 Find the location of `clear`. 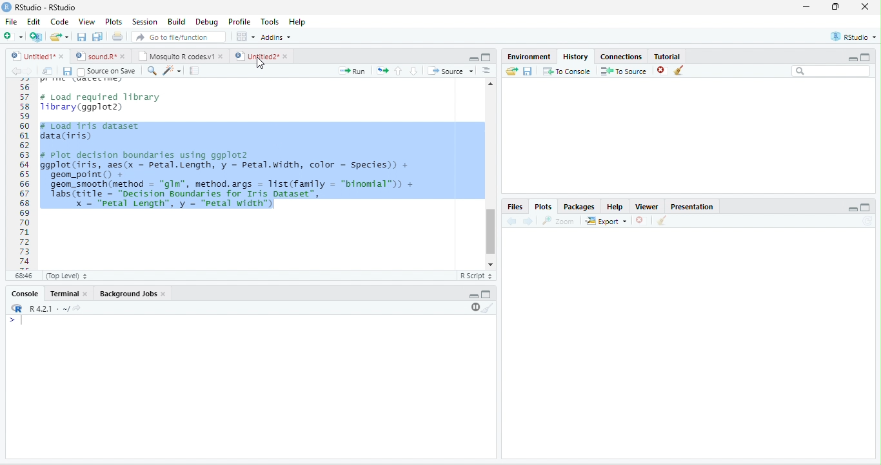

clear is located at coordinates (662, 220).